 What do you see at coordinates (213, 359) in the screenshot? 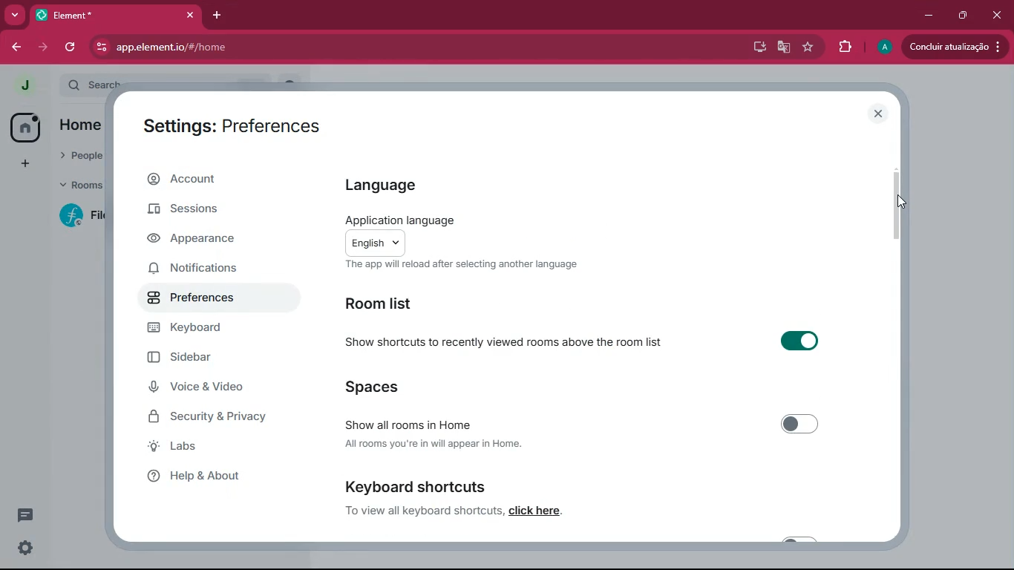
I see `sidebar` at bounding box center [213, 359].